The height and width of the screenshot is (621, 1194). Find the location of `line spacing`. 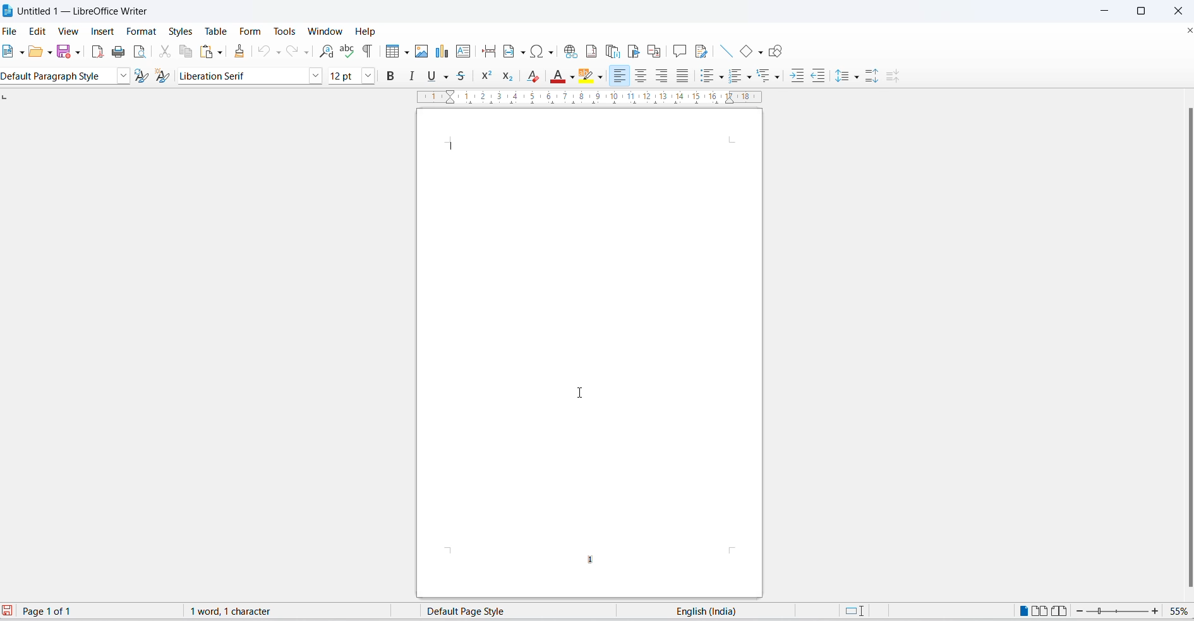

line spacing is located at coordinates (843, 76).